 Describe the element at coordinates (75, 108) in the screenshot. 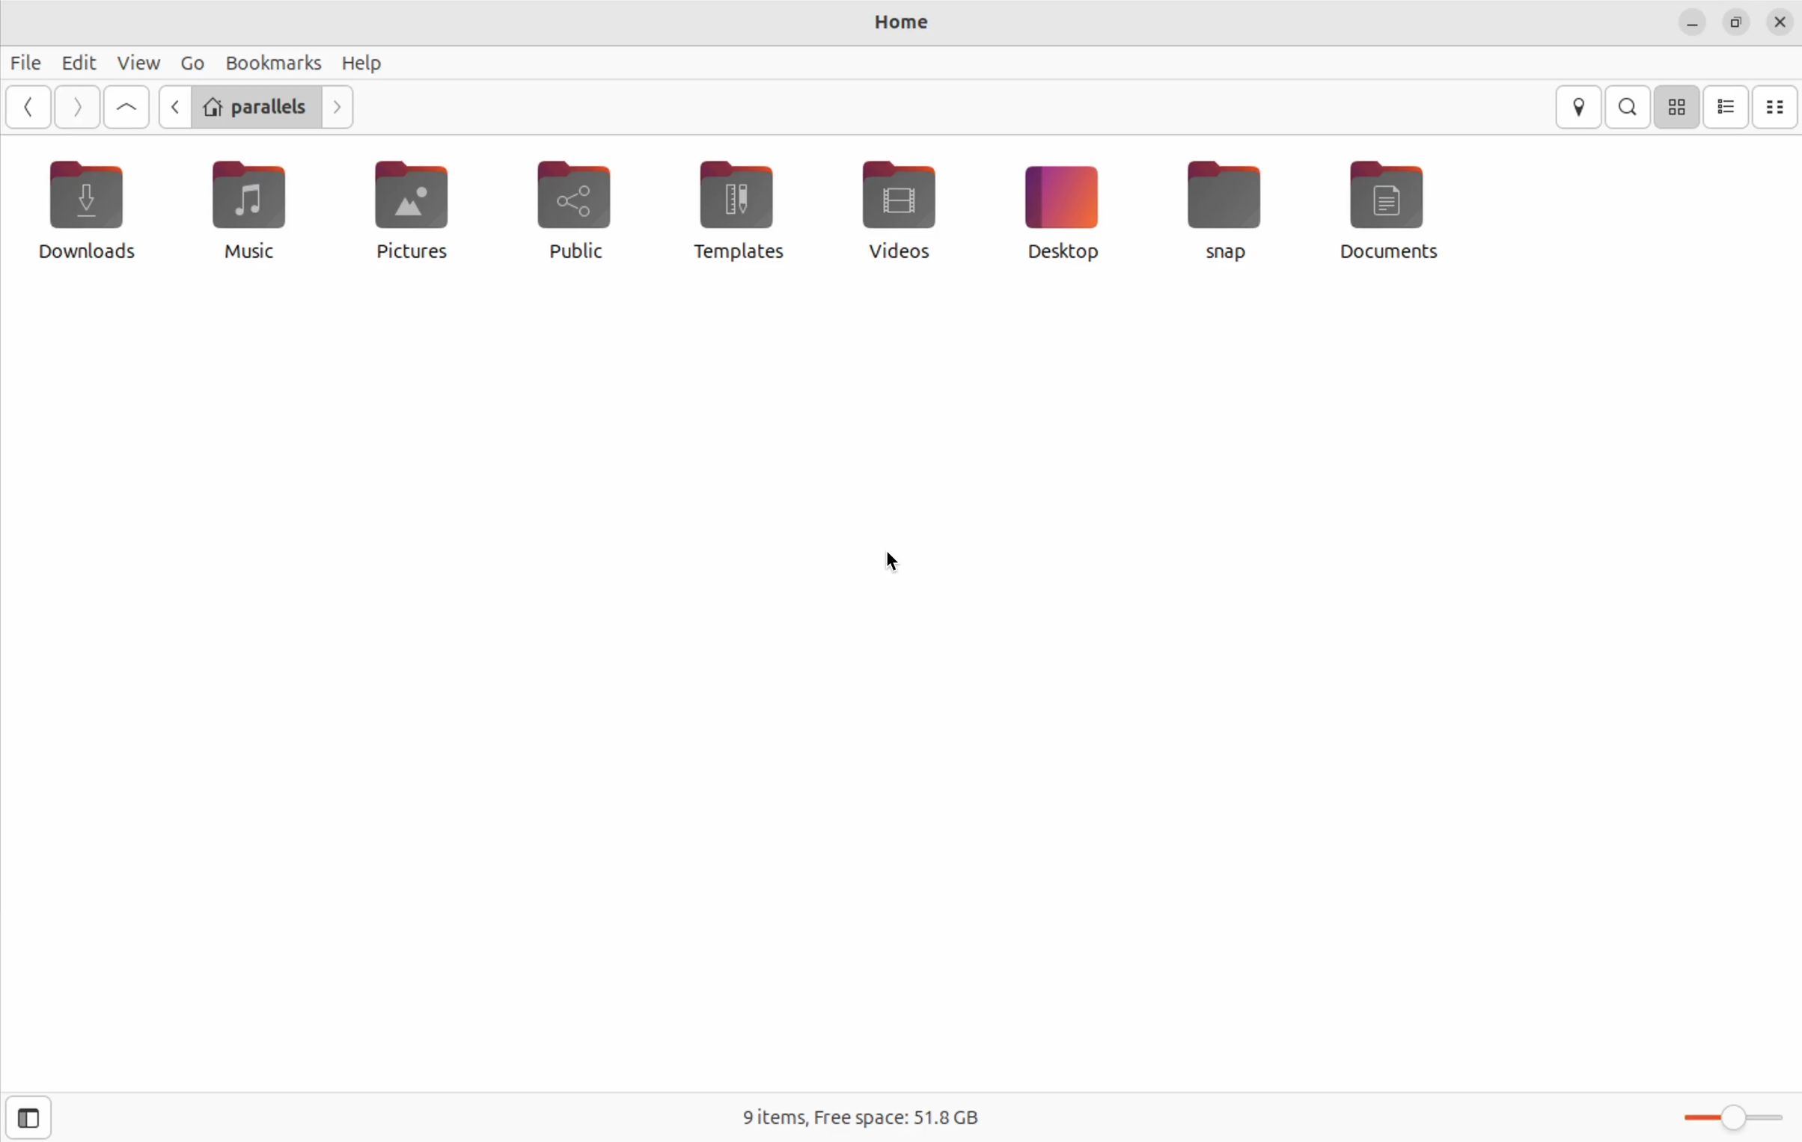

I see `Go next` at that location.